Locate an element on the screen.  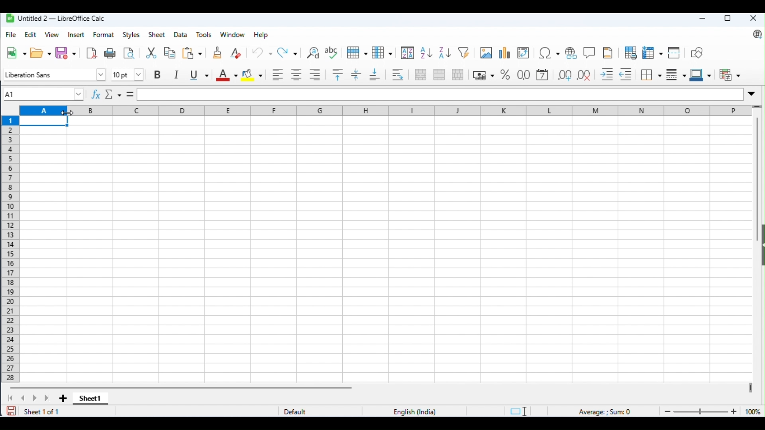
formula is located at coordinates (606, 411).